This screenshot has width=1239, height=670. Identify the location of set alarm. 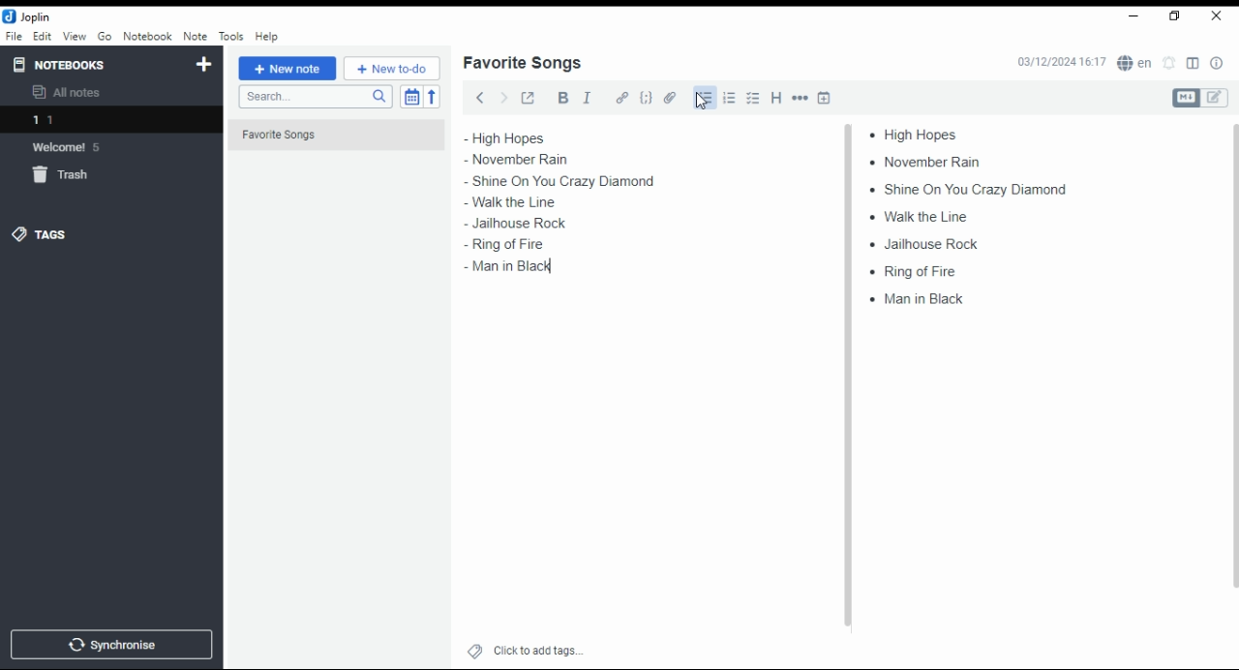
(1170, 63).